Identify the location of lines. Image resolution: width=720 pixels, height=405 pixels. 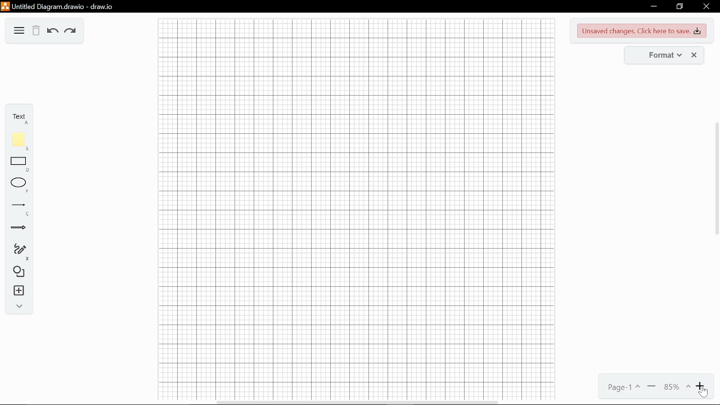
(16, 209).